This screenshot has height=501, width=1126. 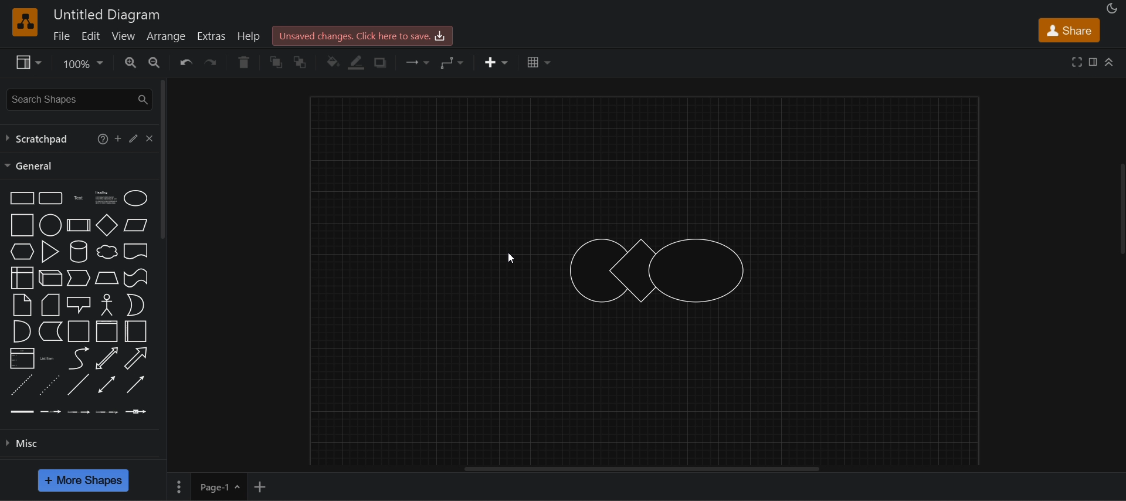 What do you see at coordinates (49, 225) in the screenshot?
I see `circle` at bounding box center [49, 225].